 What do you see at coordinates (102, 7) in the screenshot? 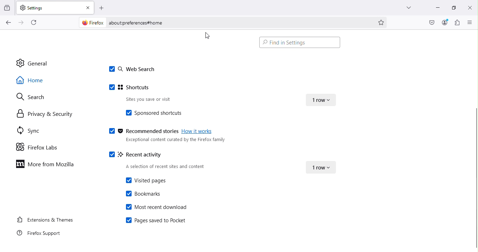
I see `Open a new tab` at bounding box center [102, 7].